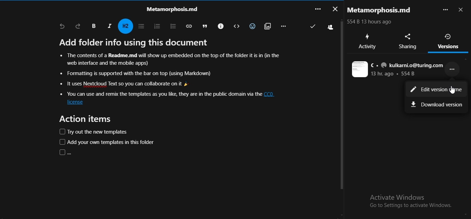  What do you see at coordinates (156, 25) in the screenshot?
I see `ordered list` at bounding box center [156, 25].